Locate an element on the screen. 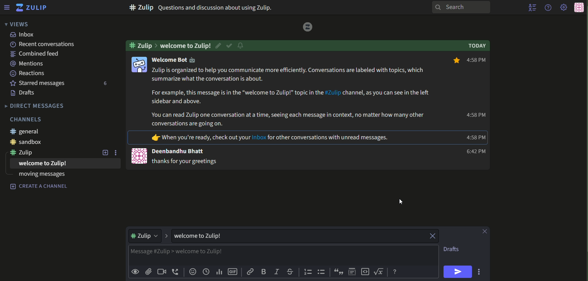 The width and height of the screenshot is (588, 281). text is located at coordinates (476, 152).